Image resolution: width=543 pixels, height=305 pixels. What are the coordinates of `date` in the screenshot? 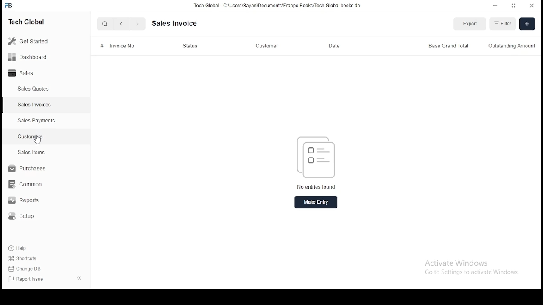 It's located at (334, 45).